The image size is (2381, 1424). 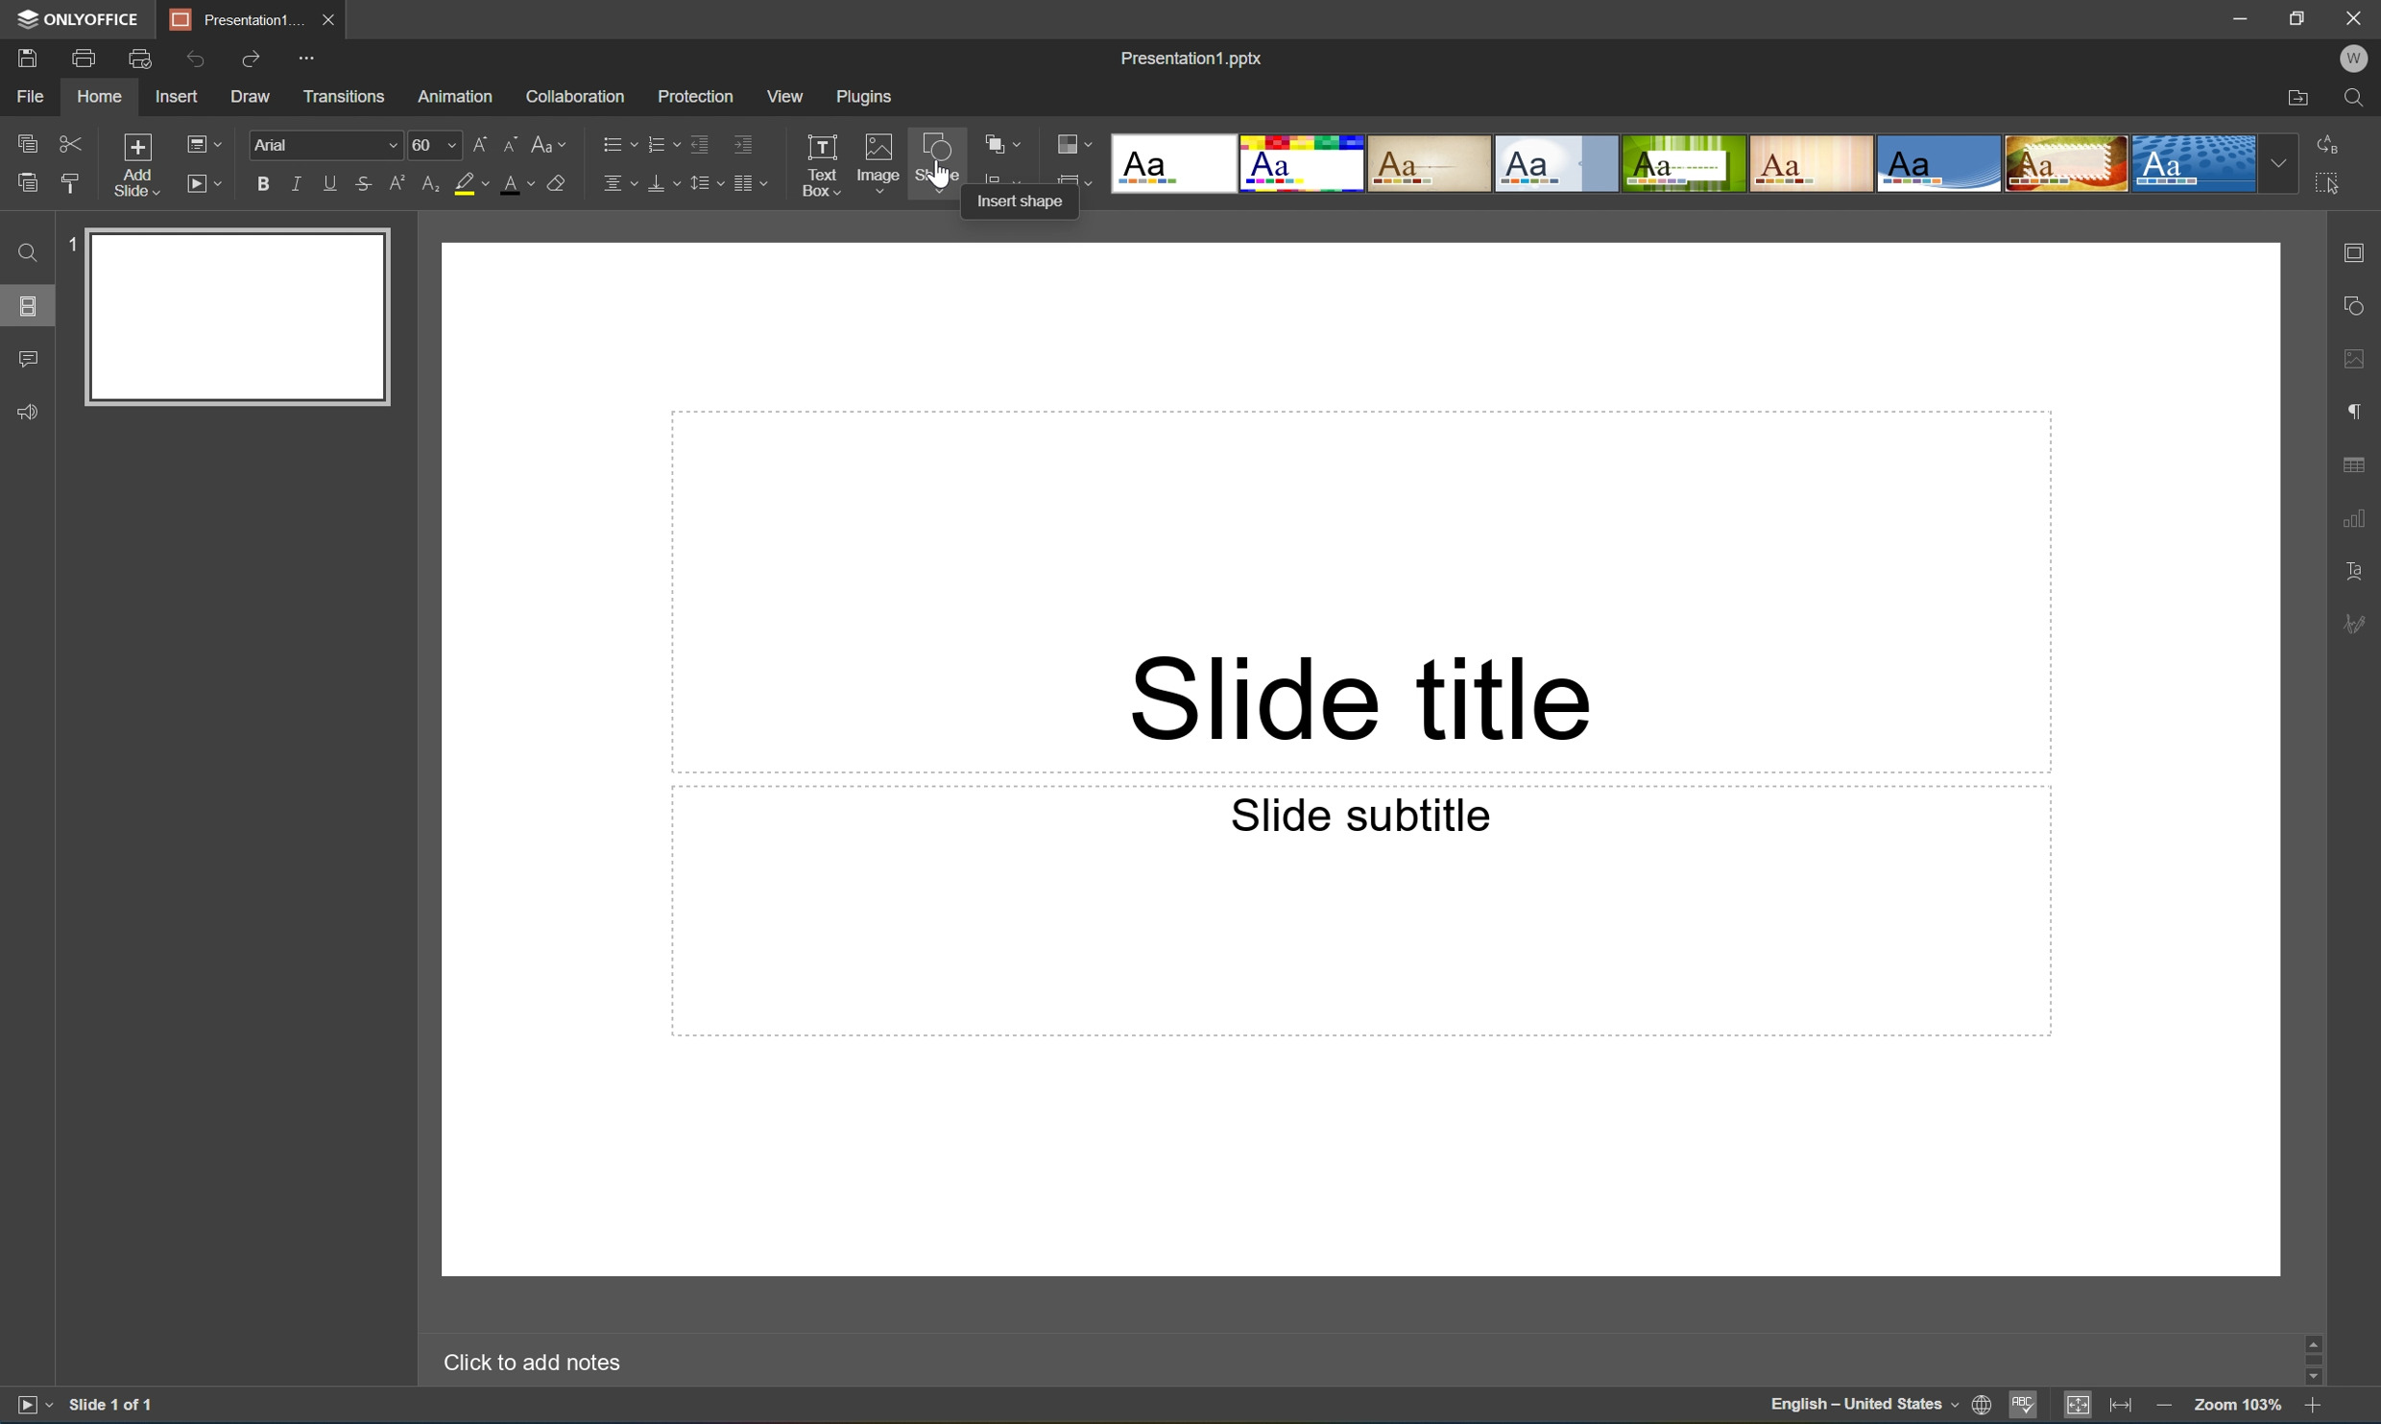 I want to click on Animation, so click(x=459, y=98).